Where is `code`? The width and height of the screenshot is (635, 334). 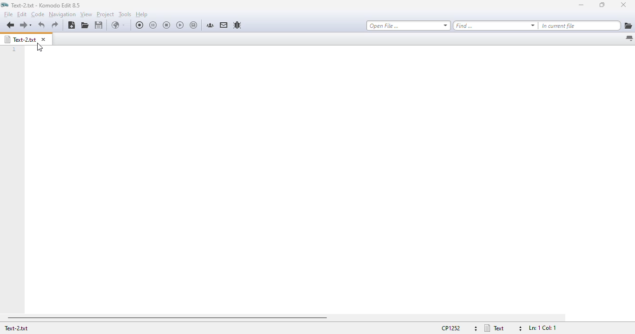
code is located at coordinates (38, 14).